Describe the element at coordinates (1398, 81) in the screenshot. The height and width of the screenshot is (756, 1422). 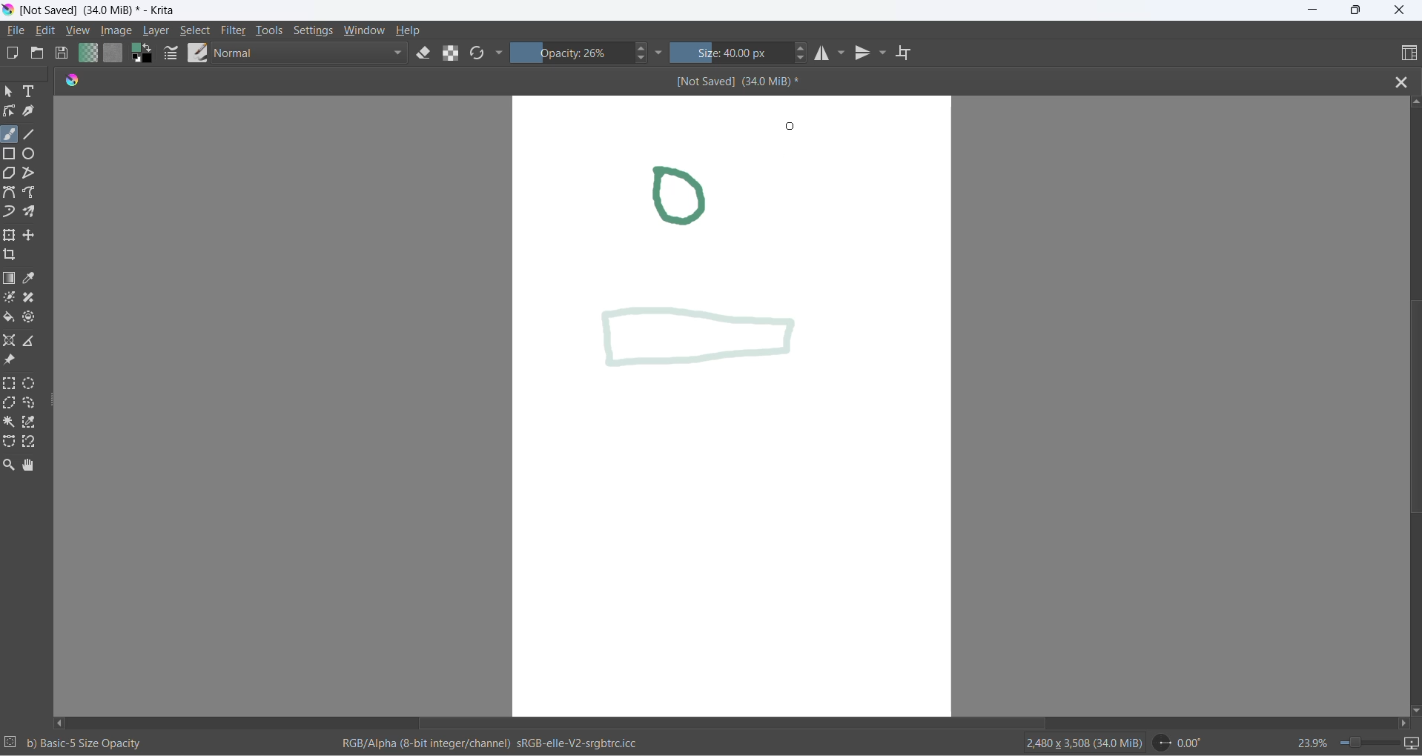
I see `close file` at that location.